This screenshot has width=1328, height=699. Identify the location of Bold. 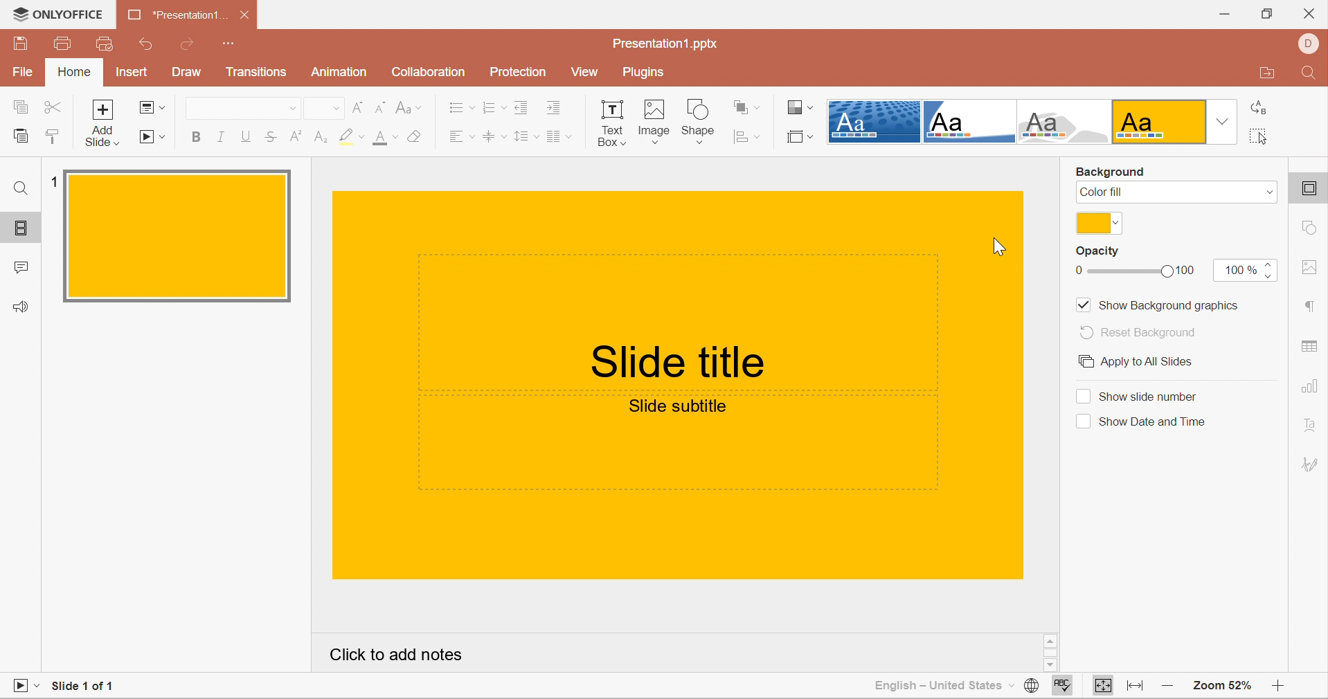
(199, 136).